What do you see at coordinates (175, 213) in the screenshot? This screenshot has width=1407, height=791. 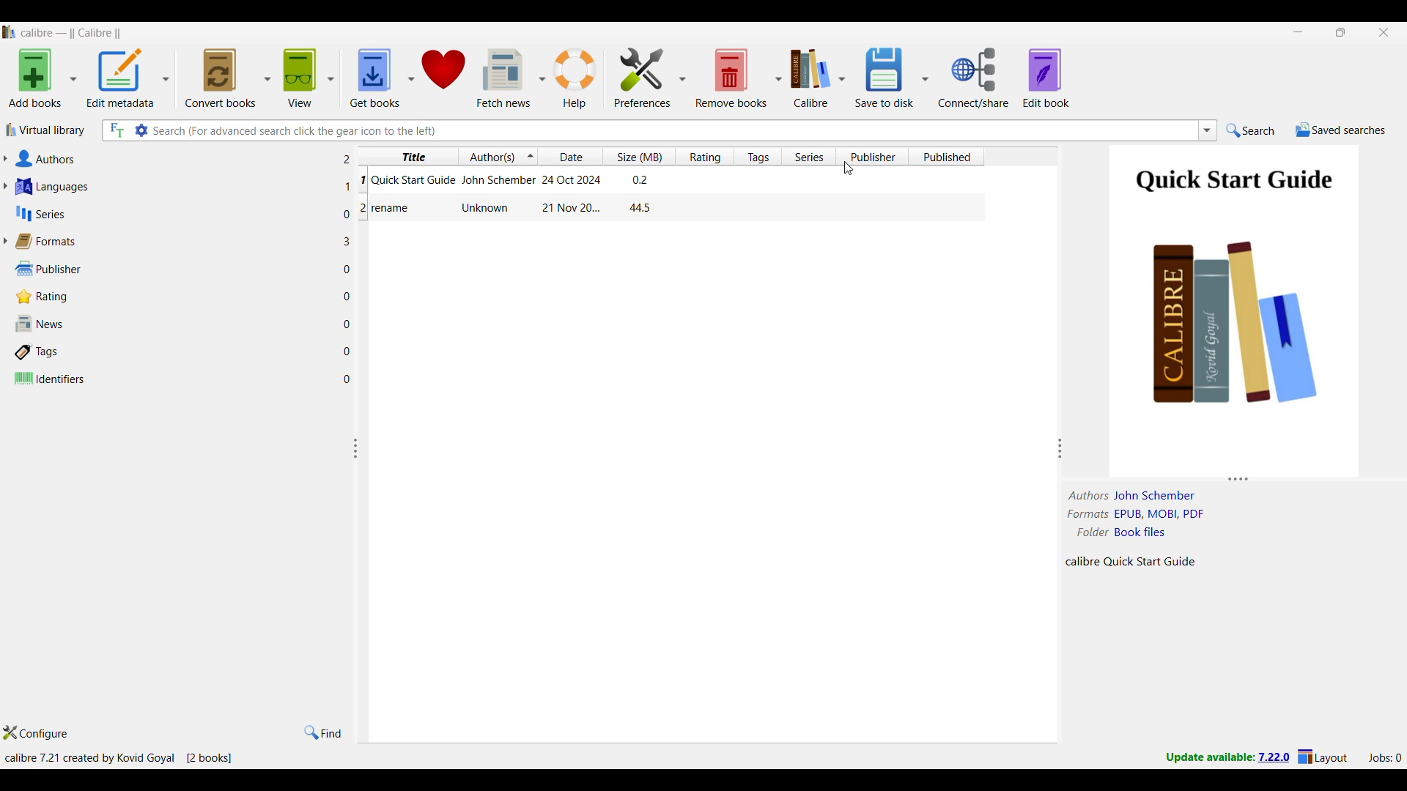 I see `Series` at bounding box center [175, 213].